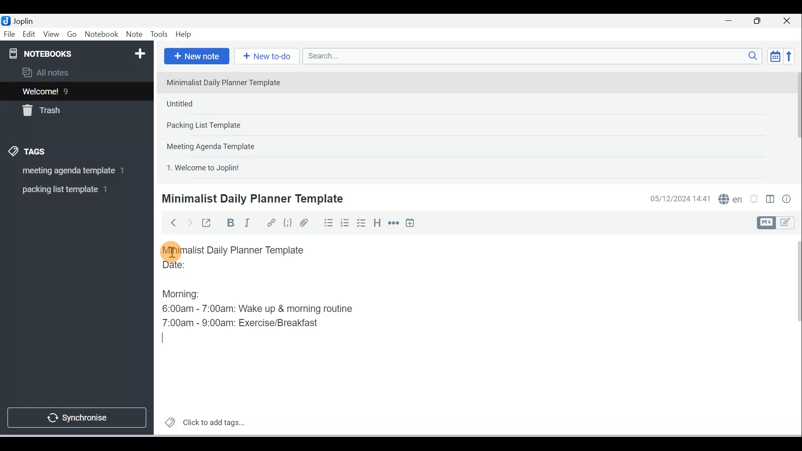 The image size is (802, 451). Describe the element at coordinates (345, 223) in the screenshot. I see `Numbered list` at that location.